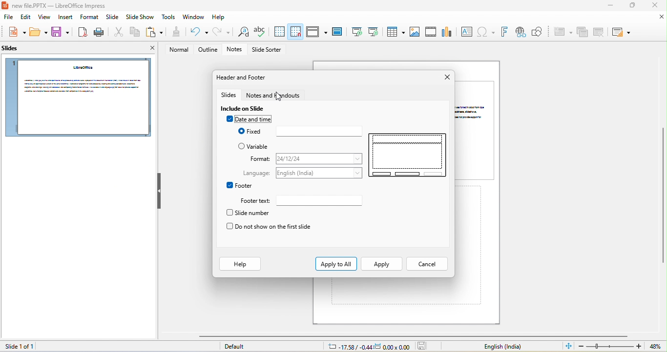 The width and height of the screenshot is (667, 352). I want to click on footer text, so click(320, 200).